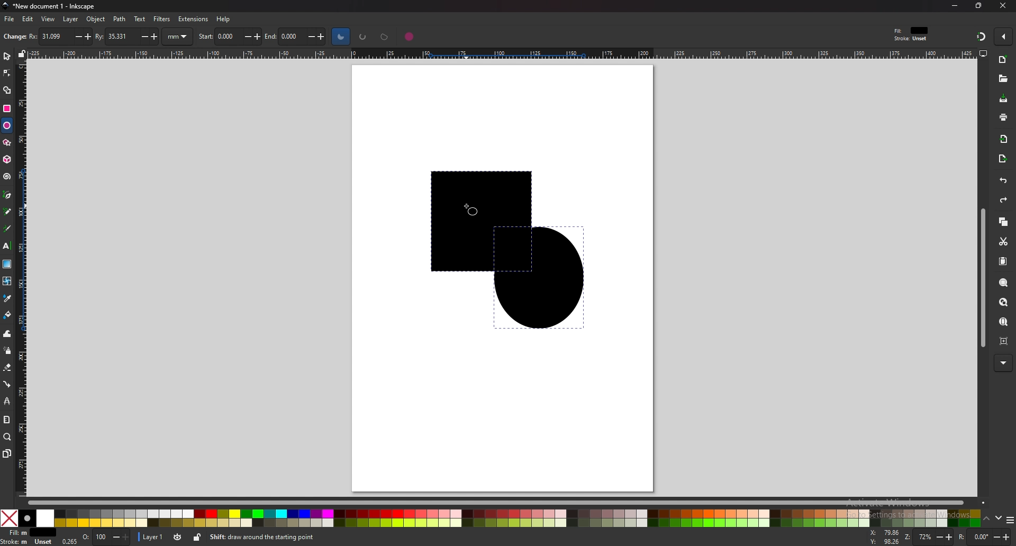  Describe the element at coordinates (120, 19) in the screenshot. I see `path` at that location.